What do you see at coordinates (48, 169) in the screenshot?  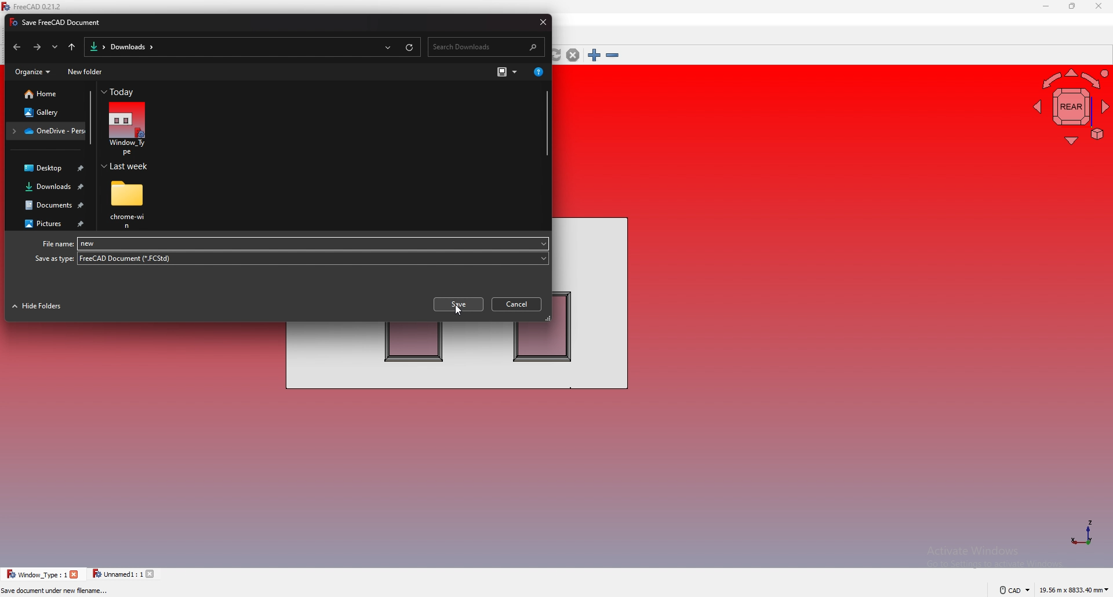 I see `desktop` at bounding box center [48, 169].